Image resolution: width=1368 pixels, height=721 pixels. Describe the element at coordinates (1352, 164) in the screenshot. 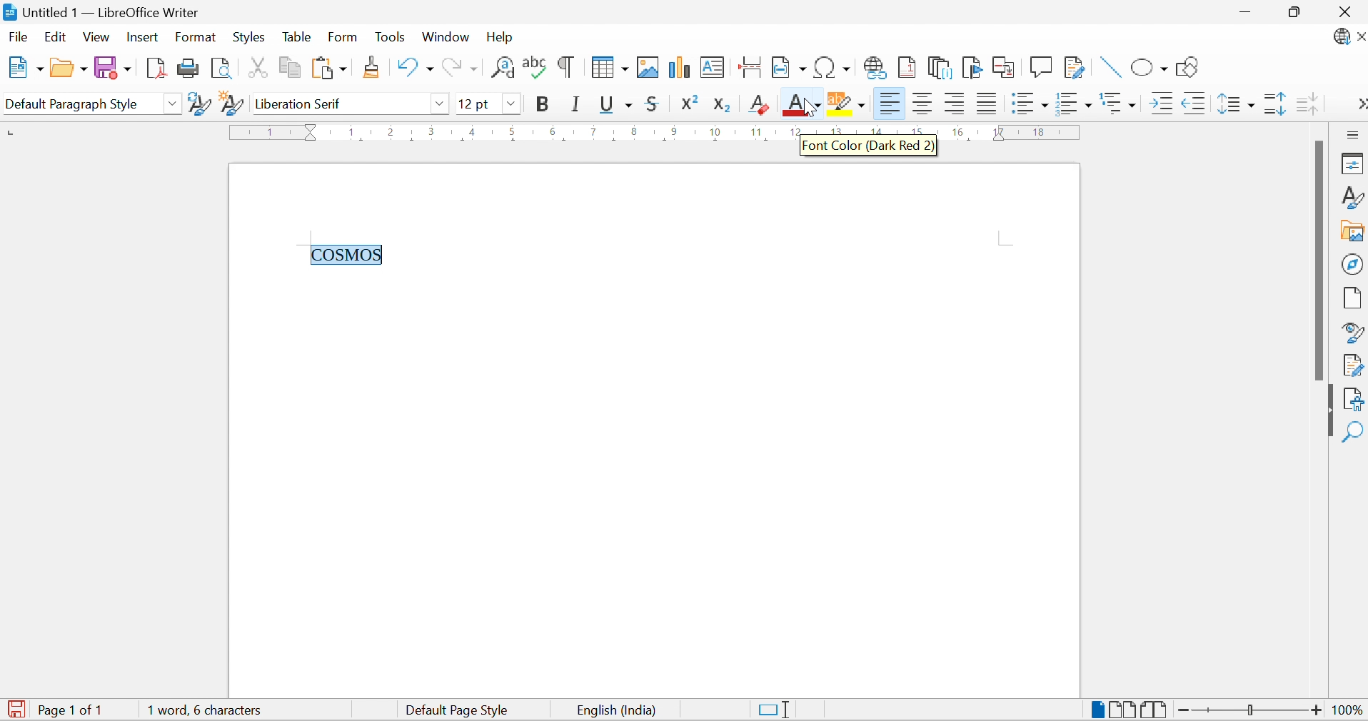

I see `Properties` at that location.